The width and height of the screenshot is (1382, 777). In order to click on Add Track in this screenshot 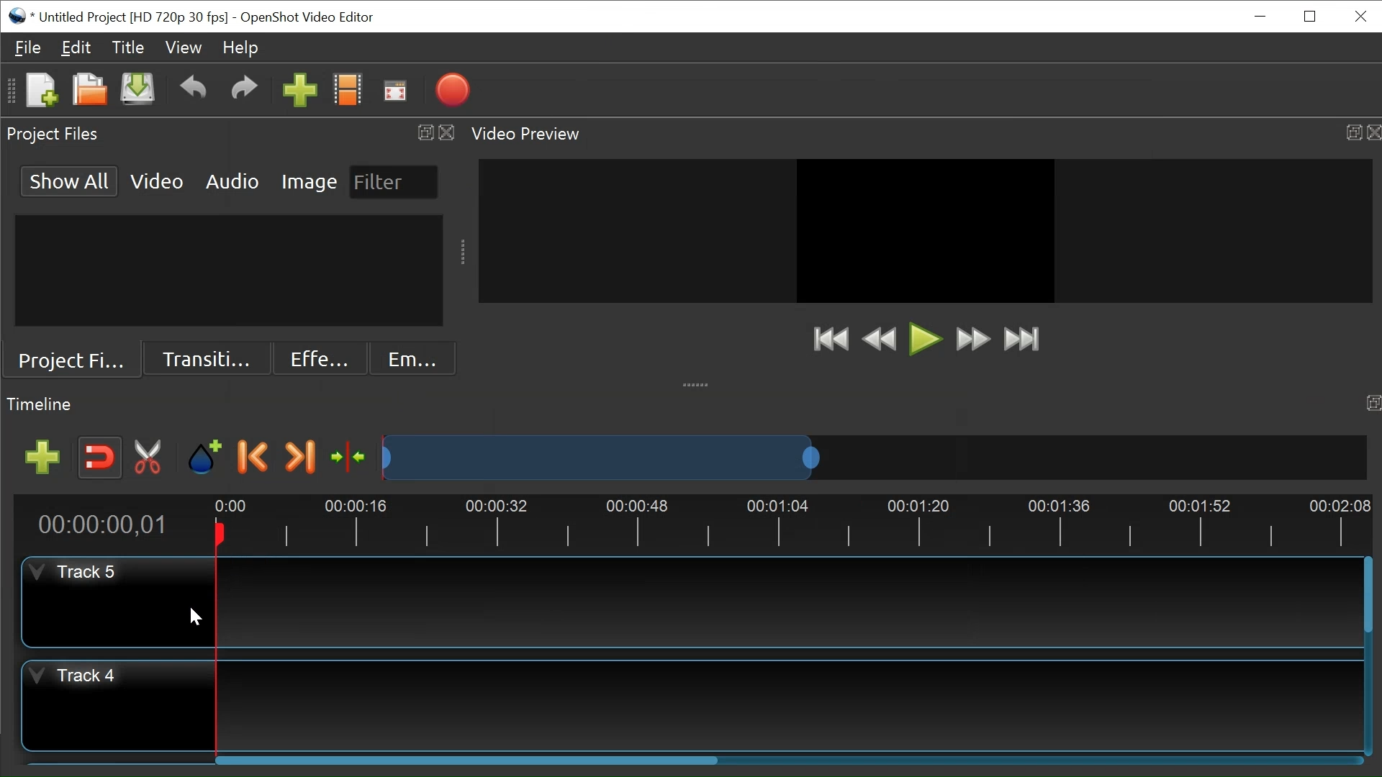, I will do `click(45, 458)`.